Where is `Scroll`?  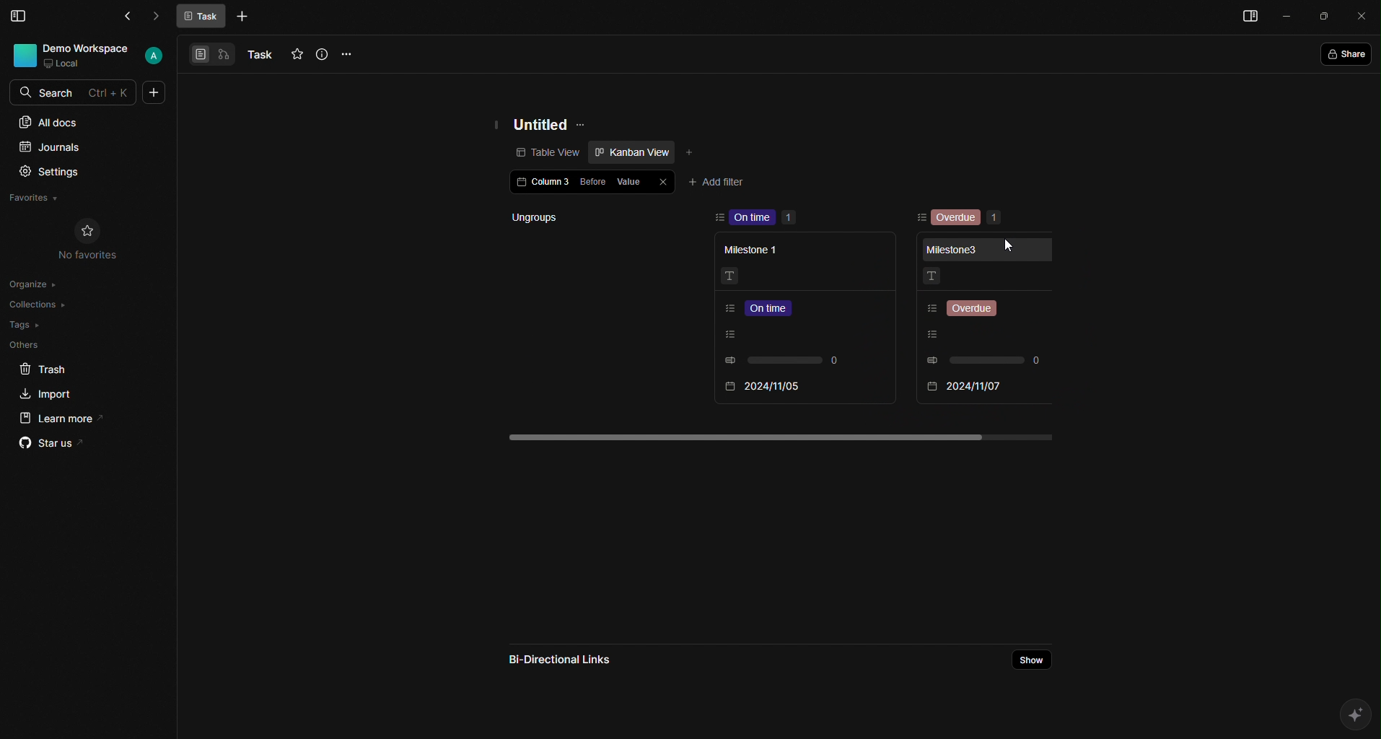
Scroll is located at coordinates (1372, 388).